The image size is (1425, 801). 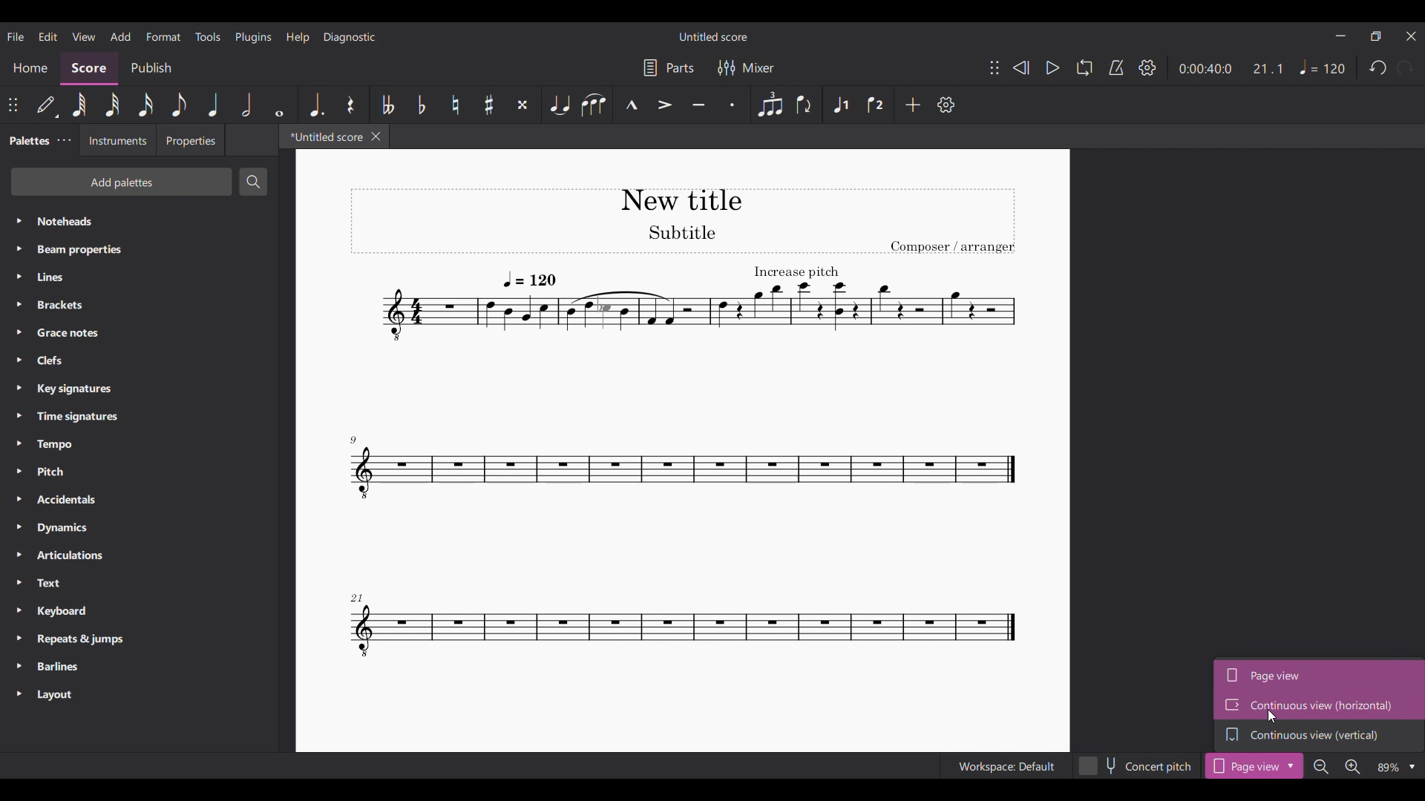 I want to click on Diagnostic menu, so click(x=349, y=38).